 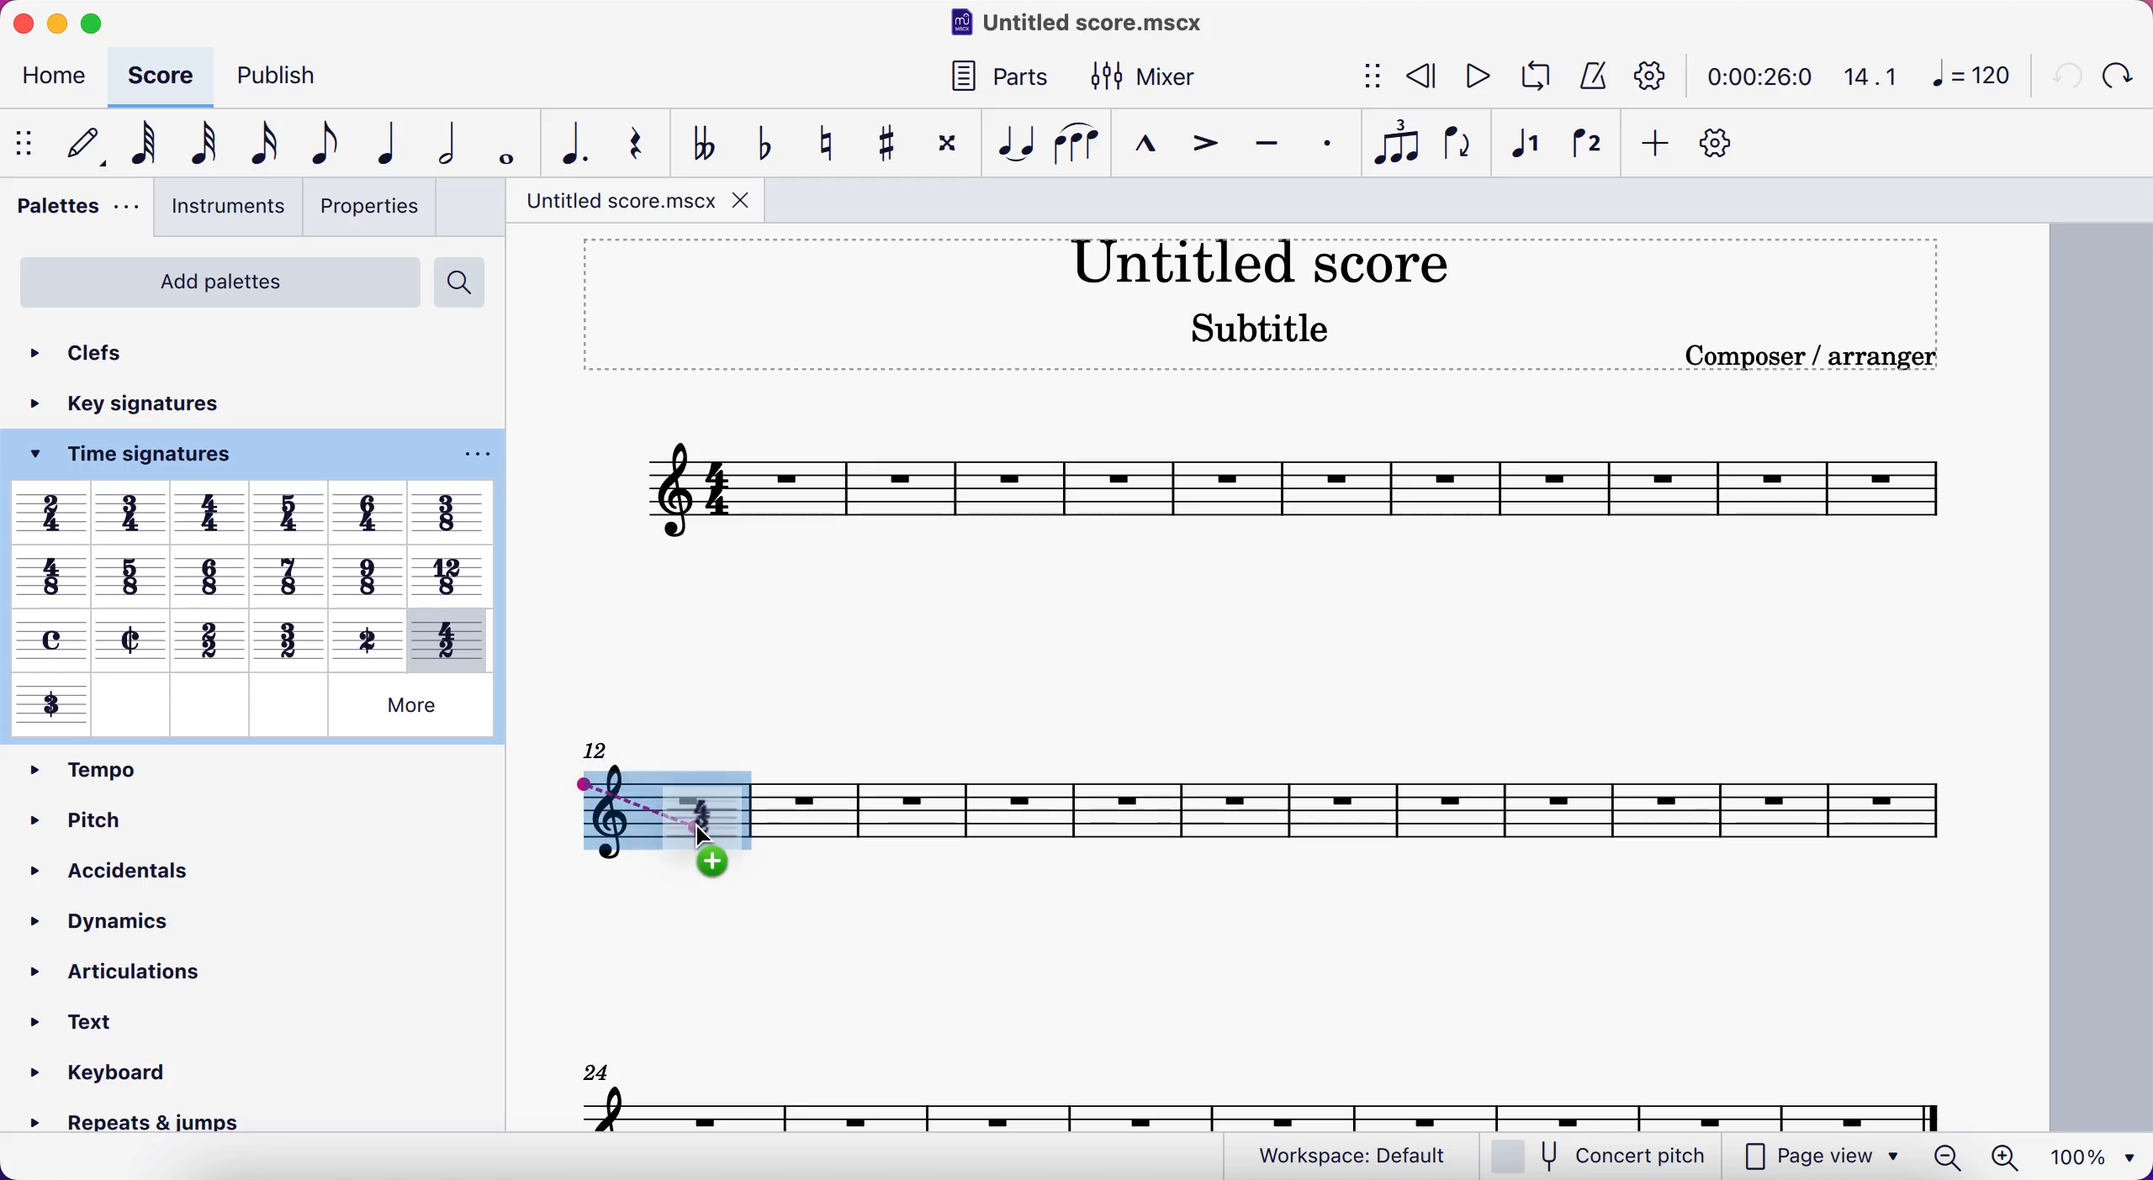 What do you see at coordinates (103, 814) in the screenshot?
I see `pitch` at bounding box center [103, 814].